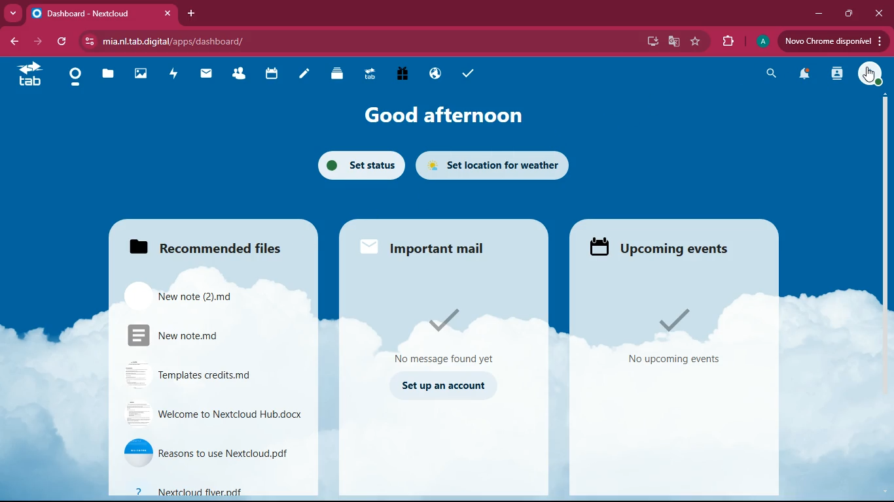  I want to click on important mail, so click(425, 247).